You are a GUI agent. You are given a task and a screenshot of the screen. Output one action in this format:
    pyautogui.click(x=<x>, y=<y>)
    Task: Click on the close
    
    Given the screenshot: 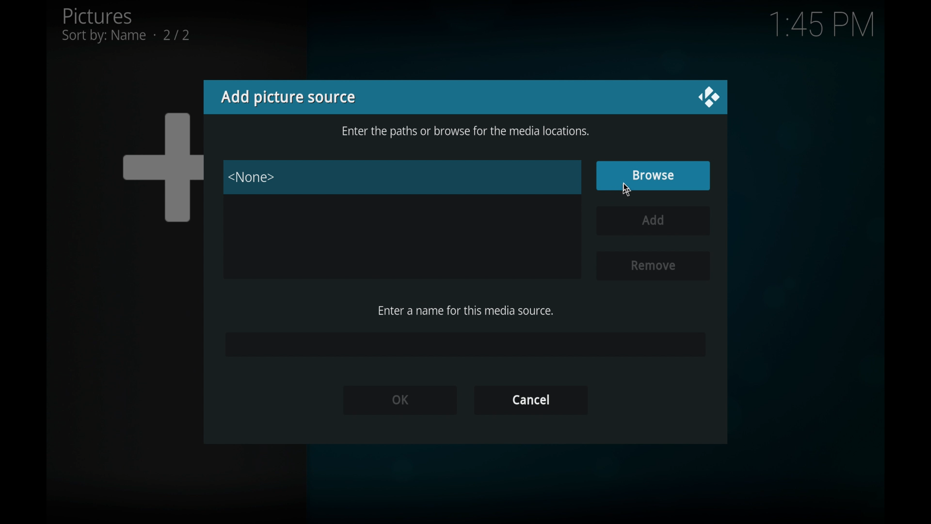 What is the action you would take?
    pyautogui.click(x=708, y=98)
    